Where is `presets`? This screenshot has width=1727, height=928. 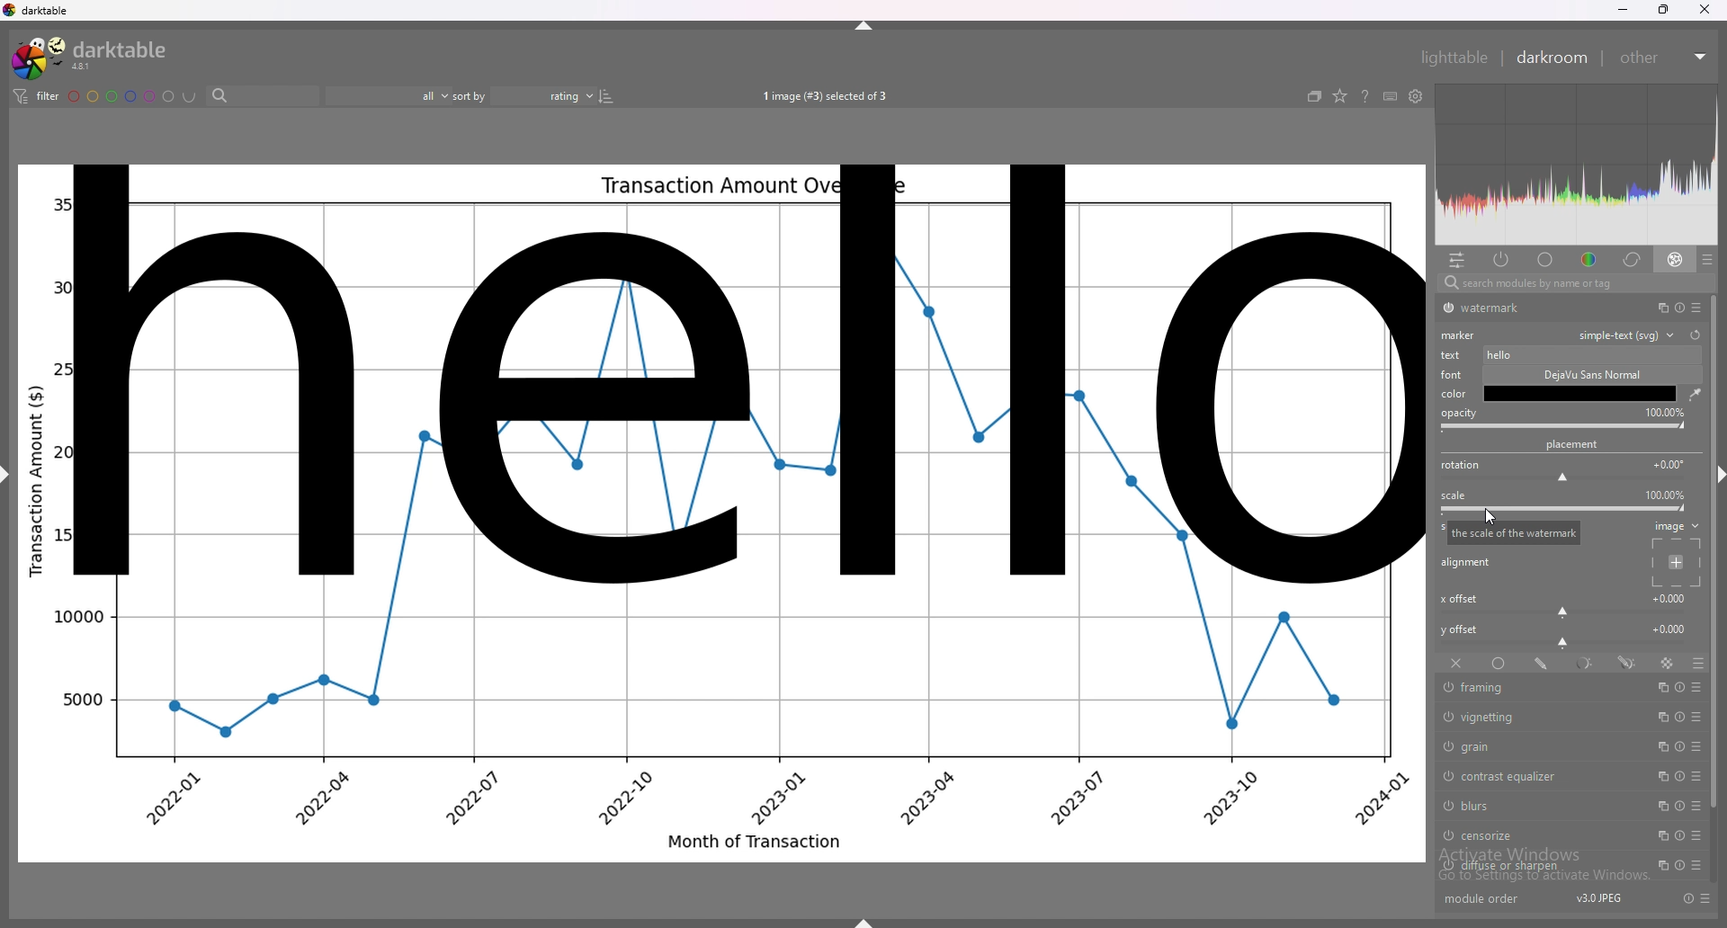
presets is located at coordinates (1698, 718).